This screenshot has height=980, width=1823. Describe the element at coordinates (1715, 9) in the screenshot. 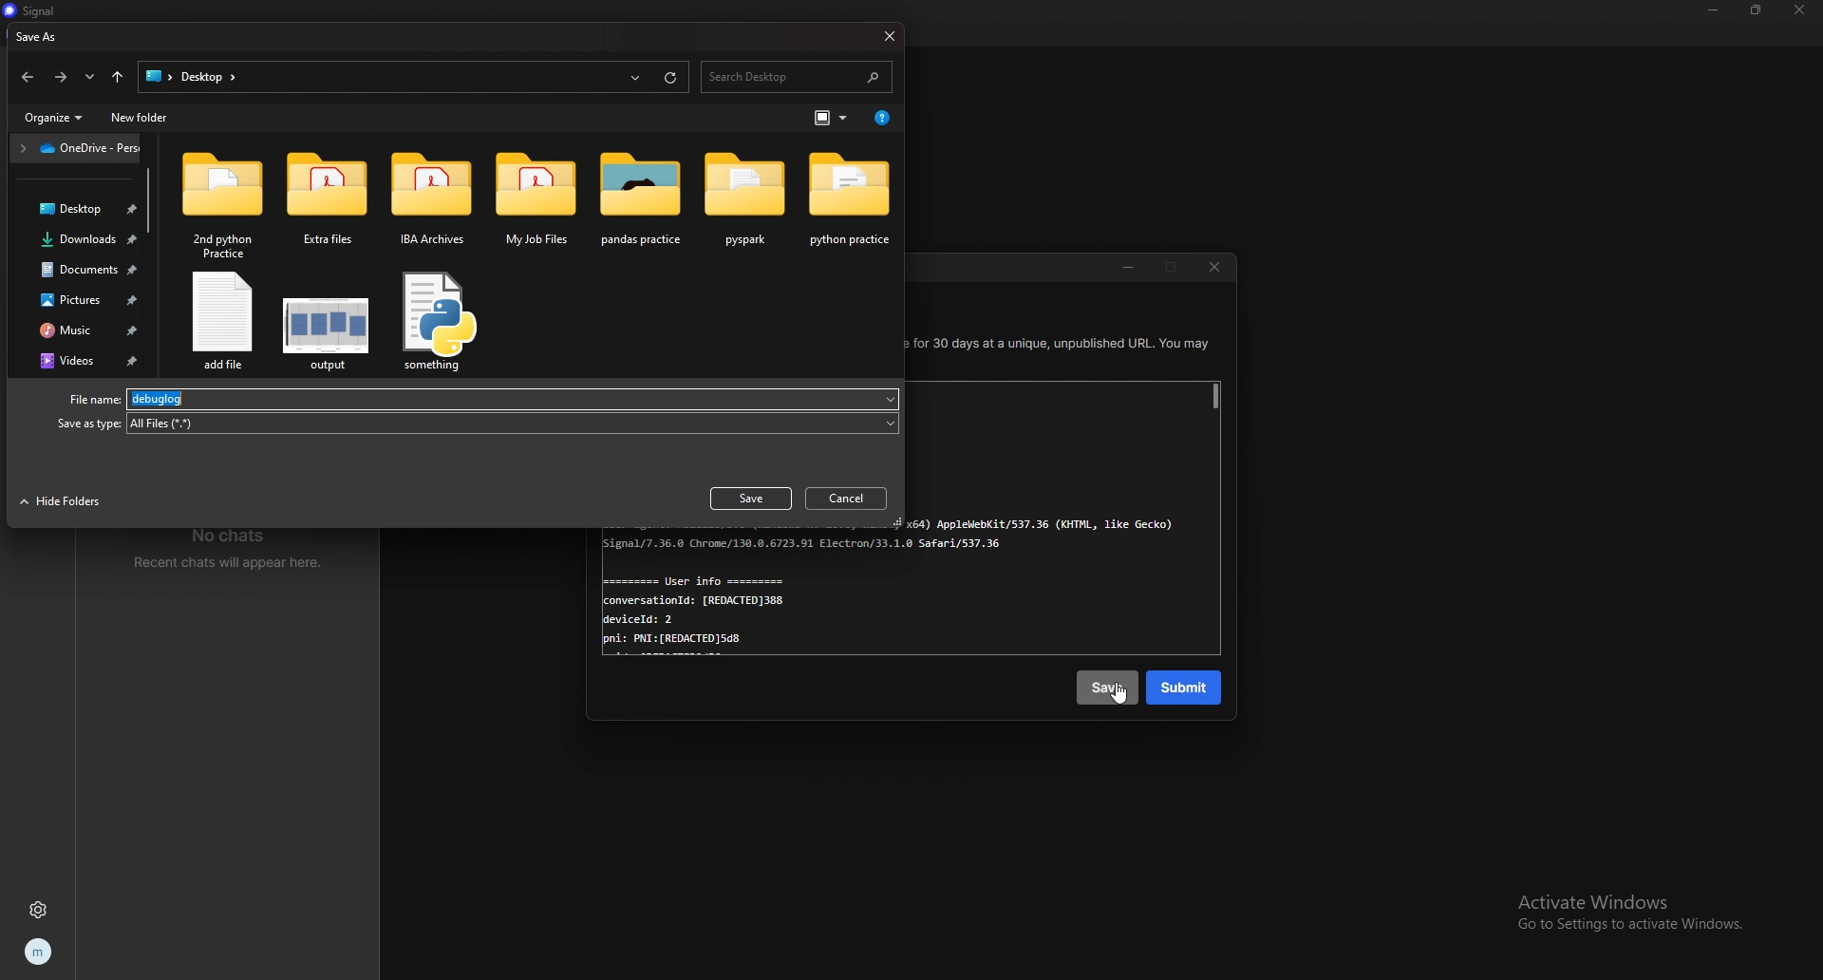

I see `minimize` at that location.